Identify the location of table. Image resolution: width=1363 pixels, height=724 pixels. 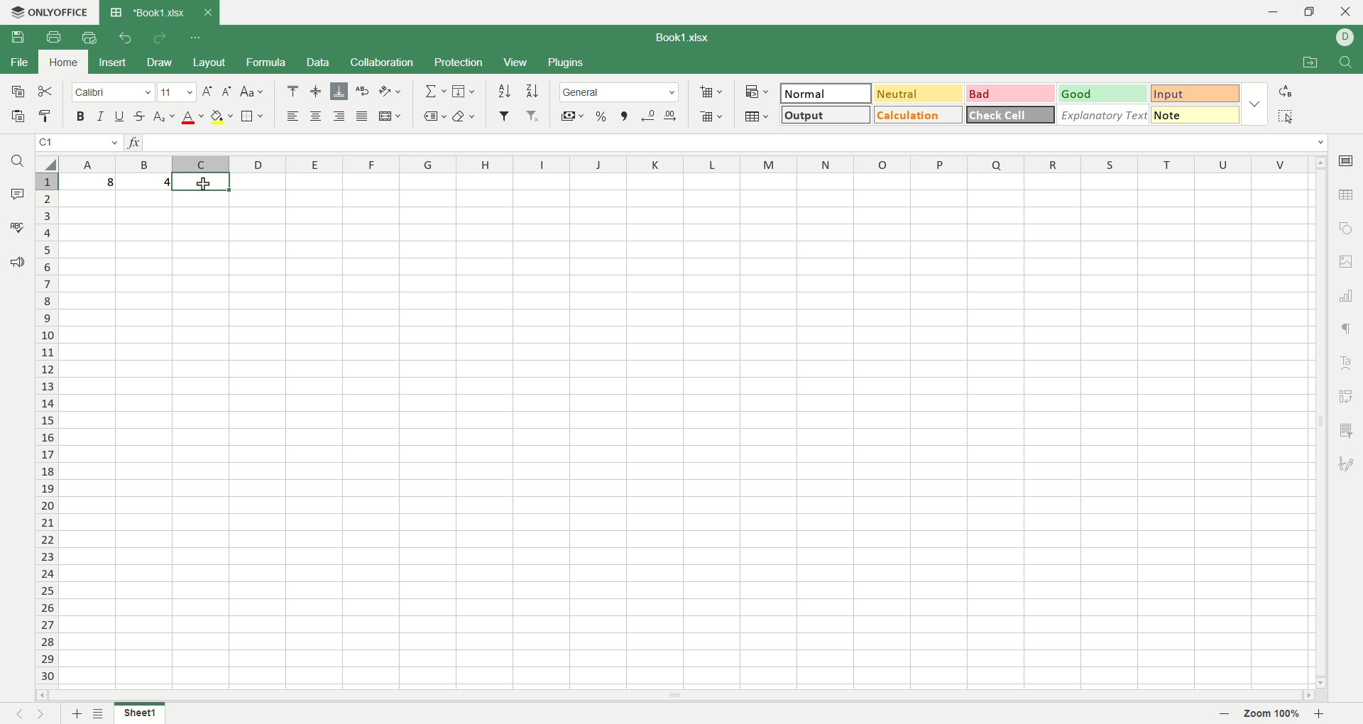
(755, 116).